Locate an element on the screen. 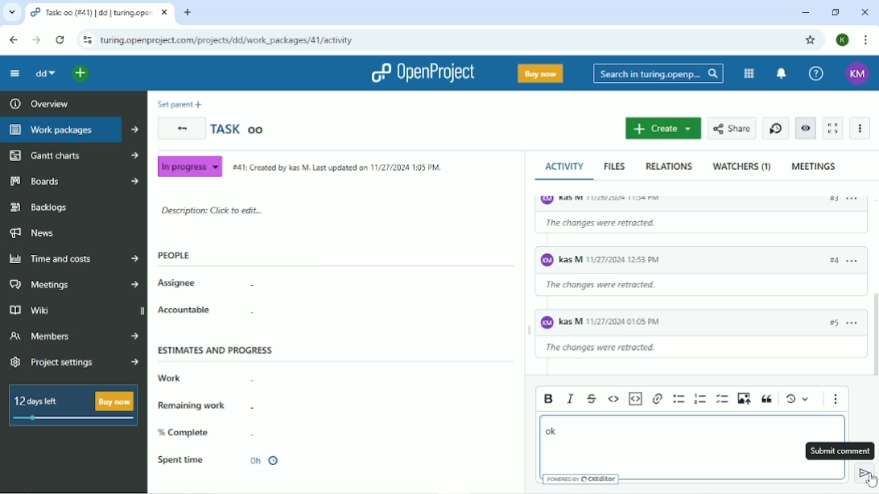  The changes were retracted is located at coordinates (613, 350).